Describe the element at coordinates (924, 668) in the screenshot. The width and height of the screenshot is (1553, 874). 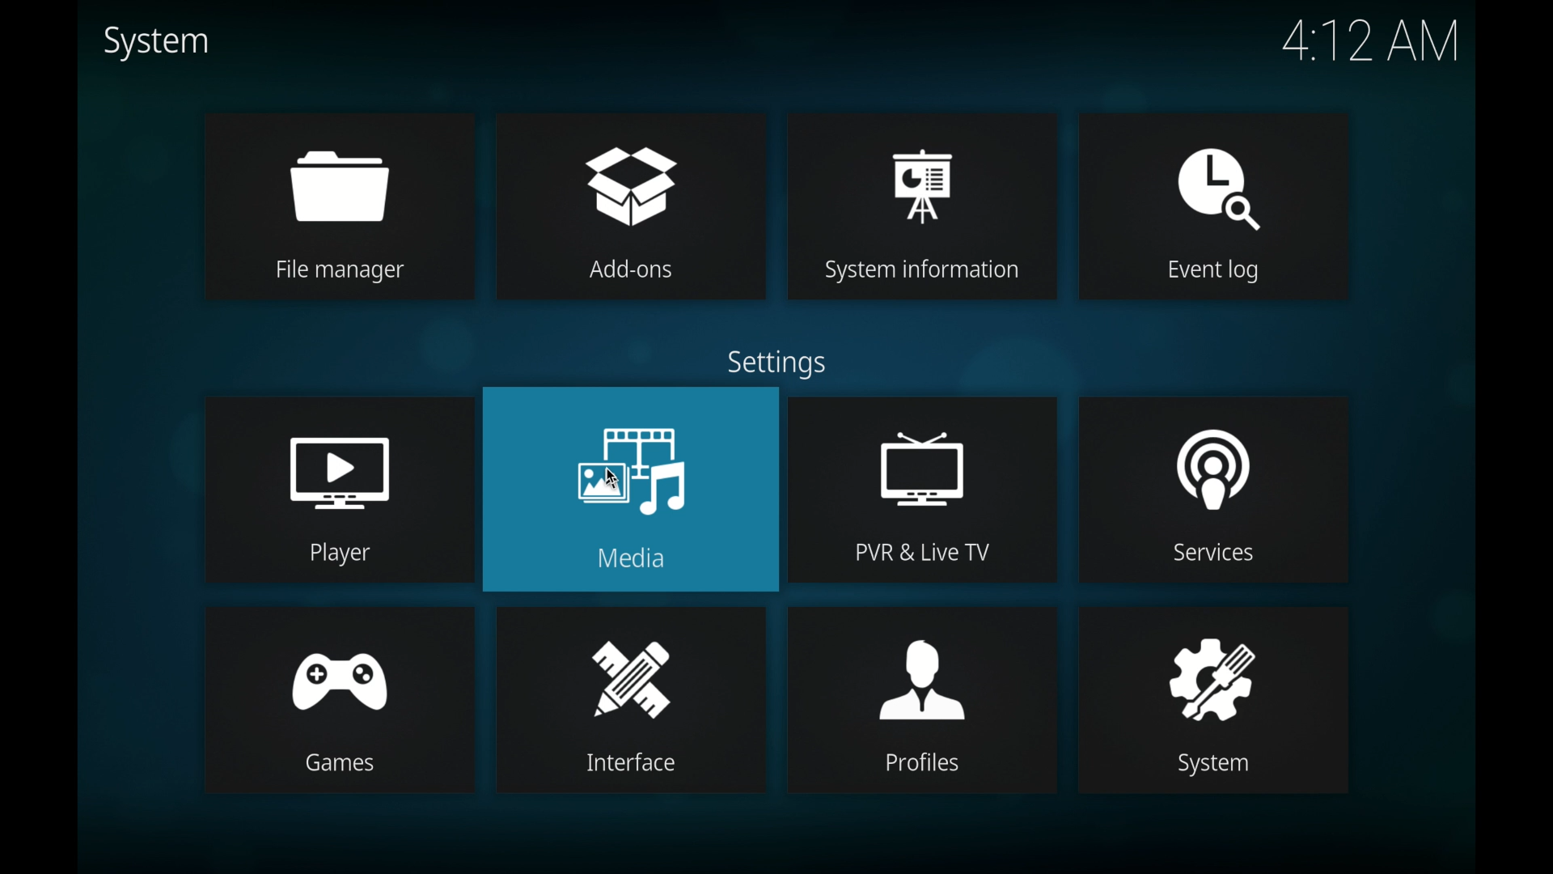
I see `profiles` at that location.